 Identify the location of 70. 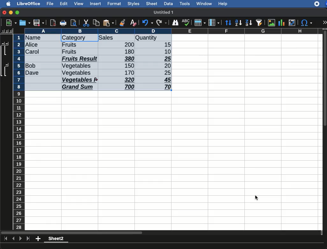
(167, 87).